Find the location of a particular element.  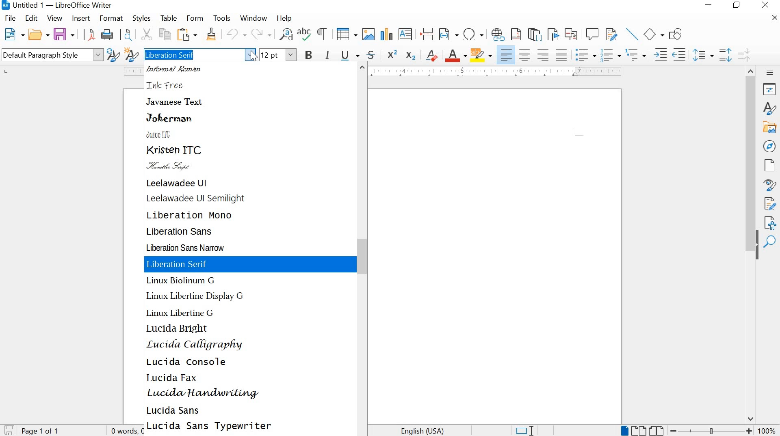

untitled 1 LibreOffice Writer is located at coordinates (59, 6).